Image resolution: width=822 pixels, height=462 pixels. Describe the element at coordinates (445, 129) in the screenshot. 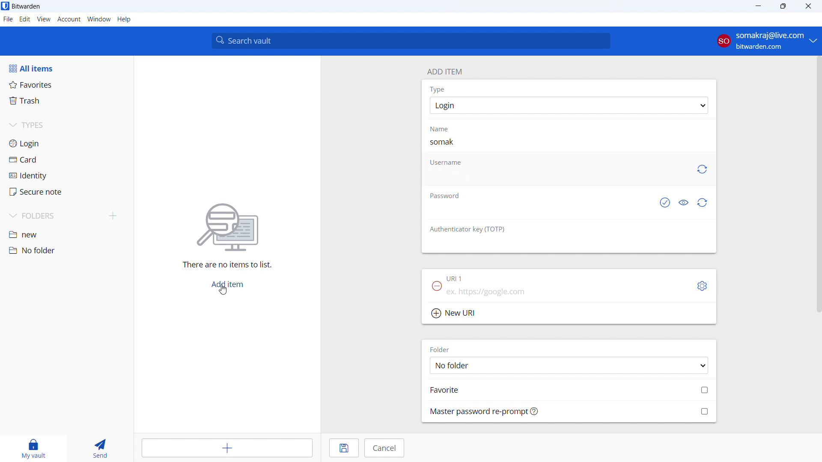

I see `name` at that location.